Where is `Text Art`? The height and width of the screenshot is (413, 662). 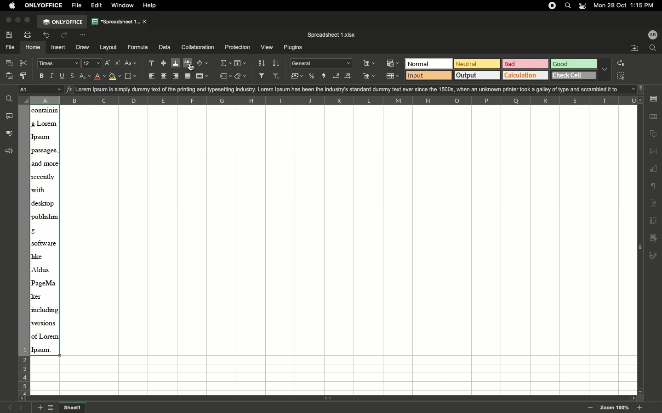
Text Art is located at coordinates (653, 204).